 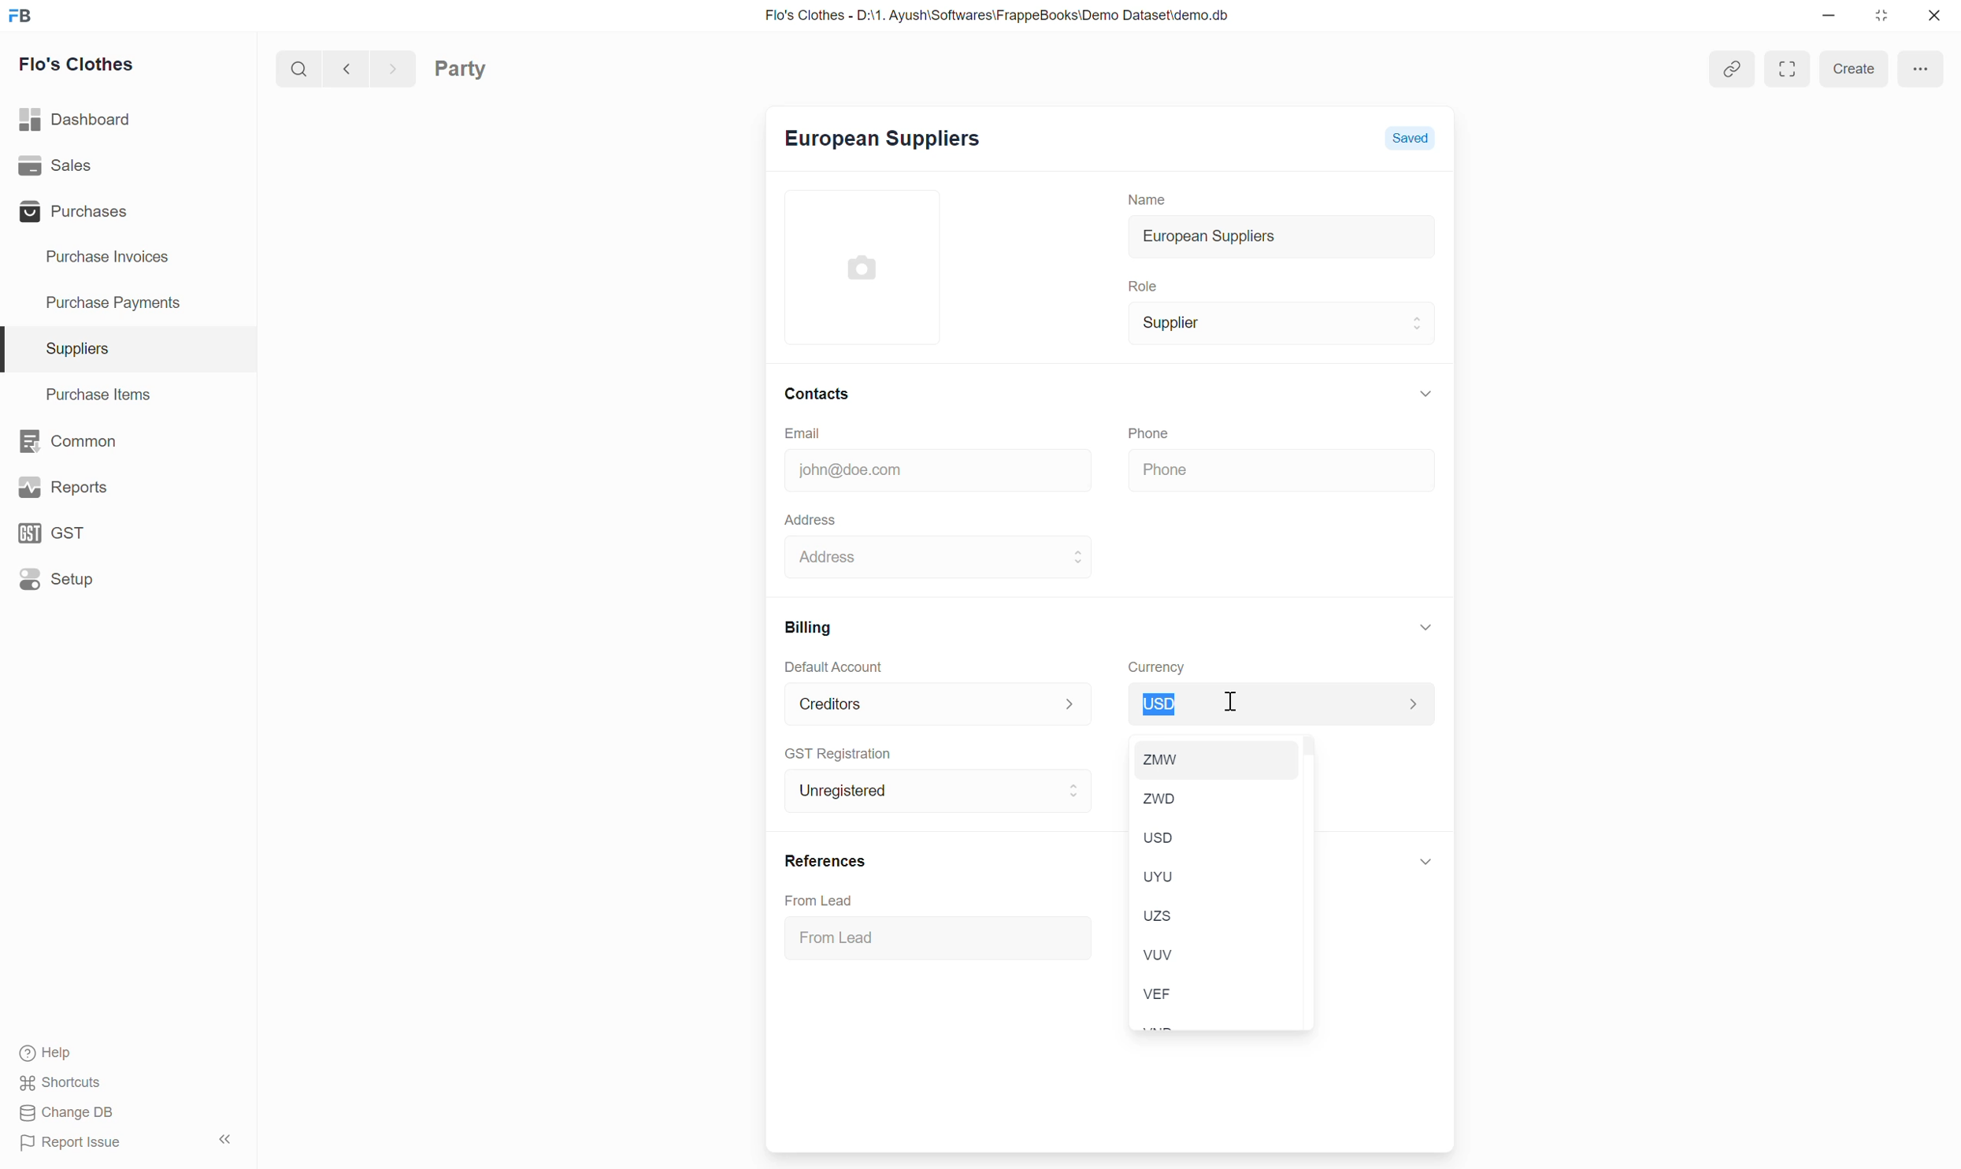 I want to click on Phone, so click(x=1167, y=430).